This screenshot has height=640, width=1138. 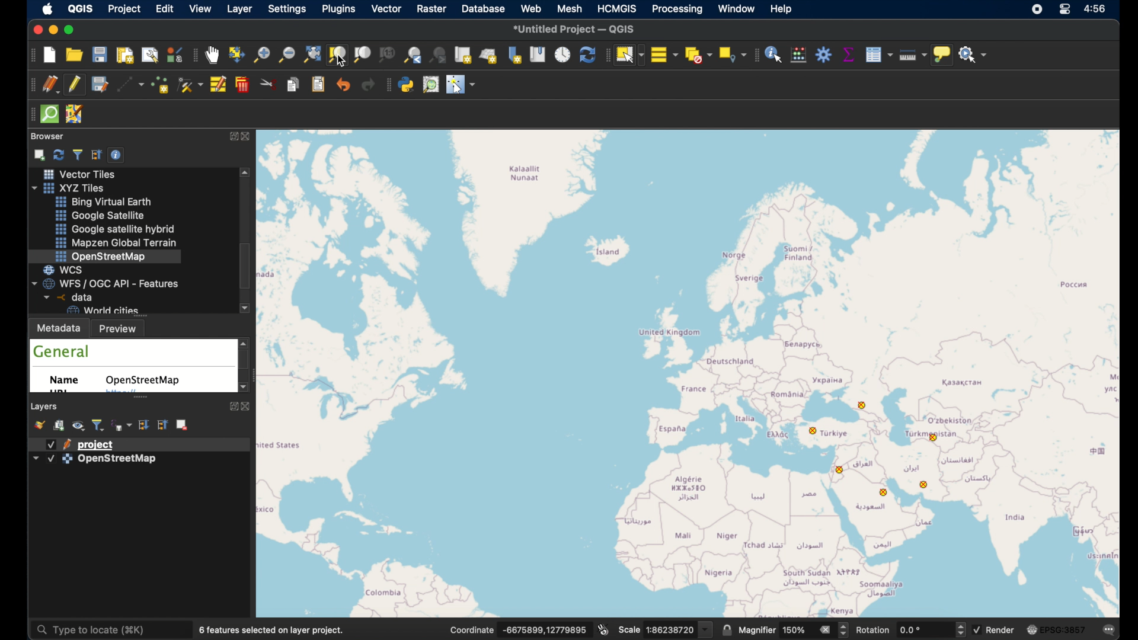 I want to click on collapse all, so click(x=162, y=424).